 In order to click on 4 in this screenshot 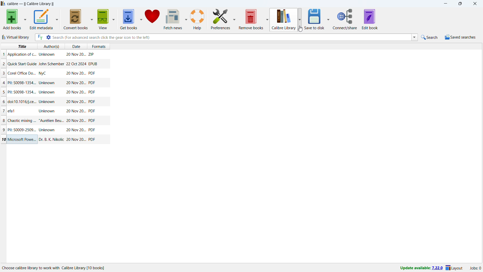, I will do `click(4, 83)`.